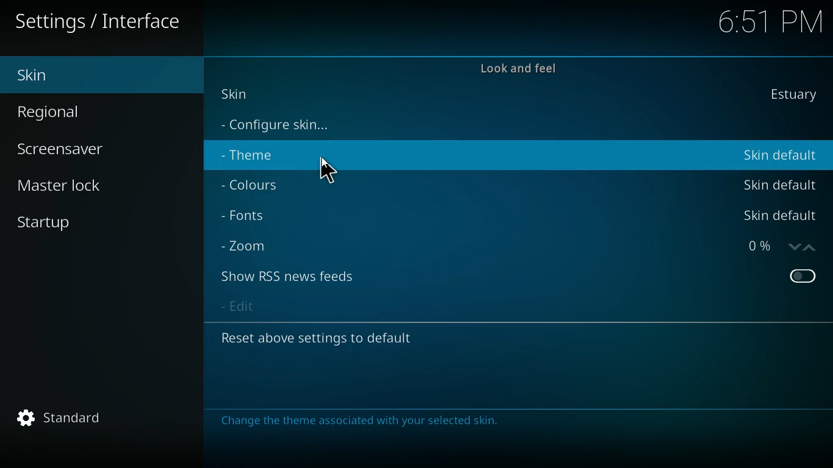  What do you see at coordinates (240, 308) in the screenshot?
I see `edit` at bounding box center [240, 308].